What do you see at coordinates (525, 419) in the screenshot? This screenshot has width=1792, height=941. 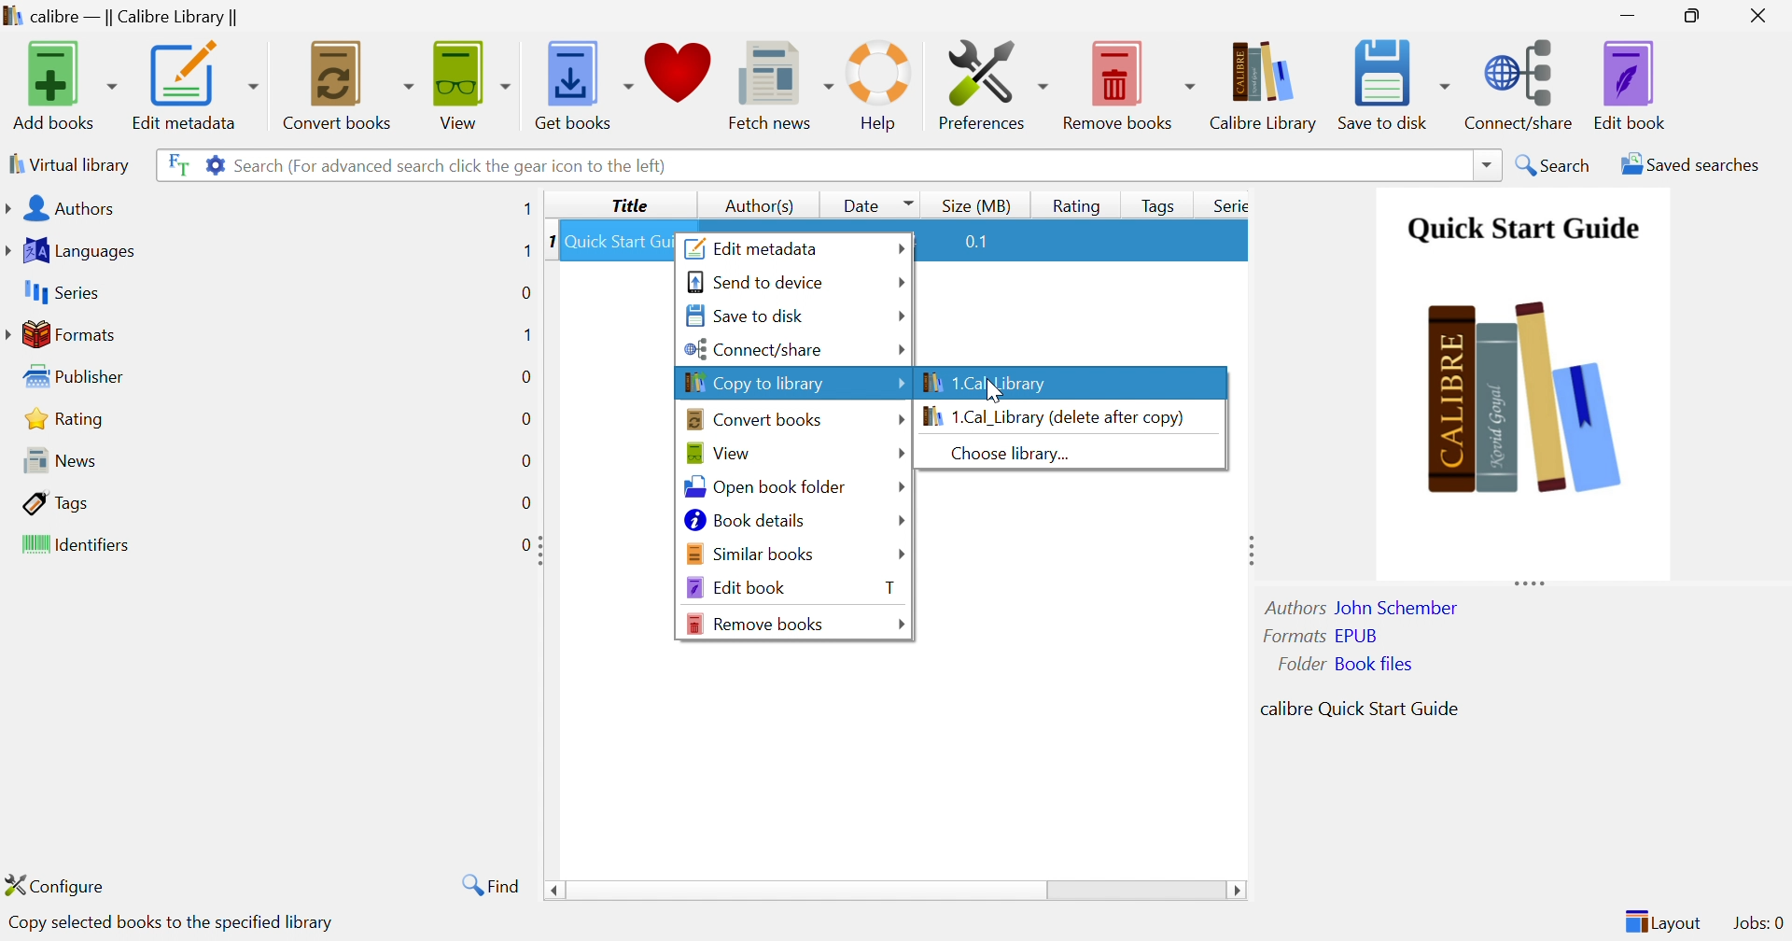 I see `0` at bounding box center [525, 419].